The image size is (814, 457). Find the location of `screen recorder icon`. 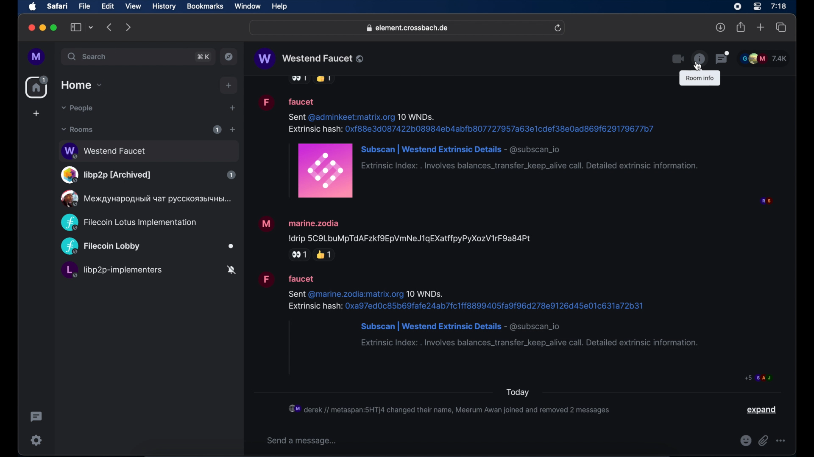

screen recorder icon is located at coordinates (737, 7).